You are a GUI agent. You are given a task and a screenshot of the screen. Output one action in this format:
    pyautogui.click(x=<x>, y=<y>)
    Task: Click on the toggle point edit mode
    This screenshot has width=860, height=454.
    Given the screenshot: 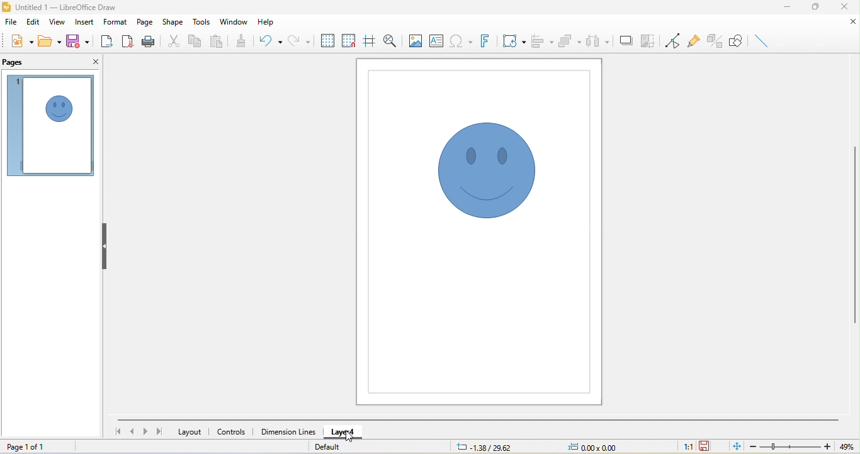 What is the action you would take?
    pyautogui.click(x=672, y=42)
    